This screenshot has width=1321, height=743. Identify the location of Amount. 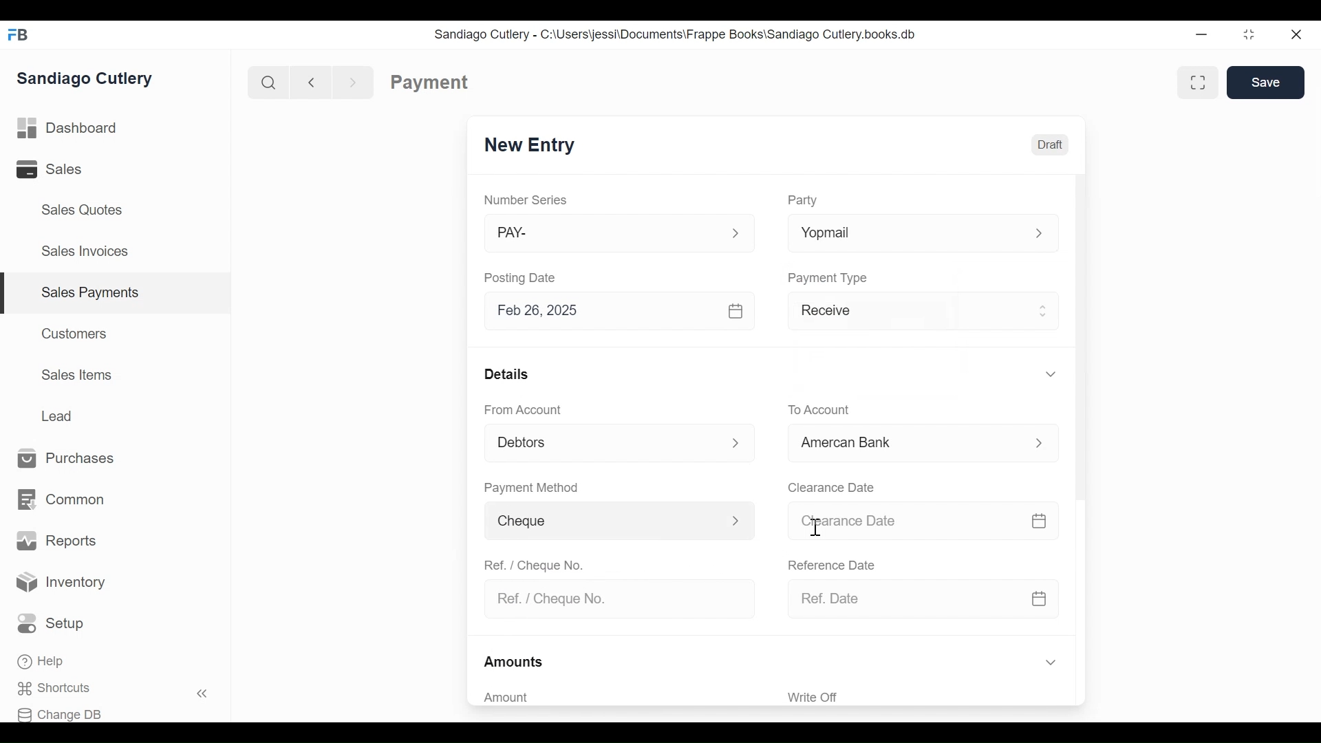
(612, 698).